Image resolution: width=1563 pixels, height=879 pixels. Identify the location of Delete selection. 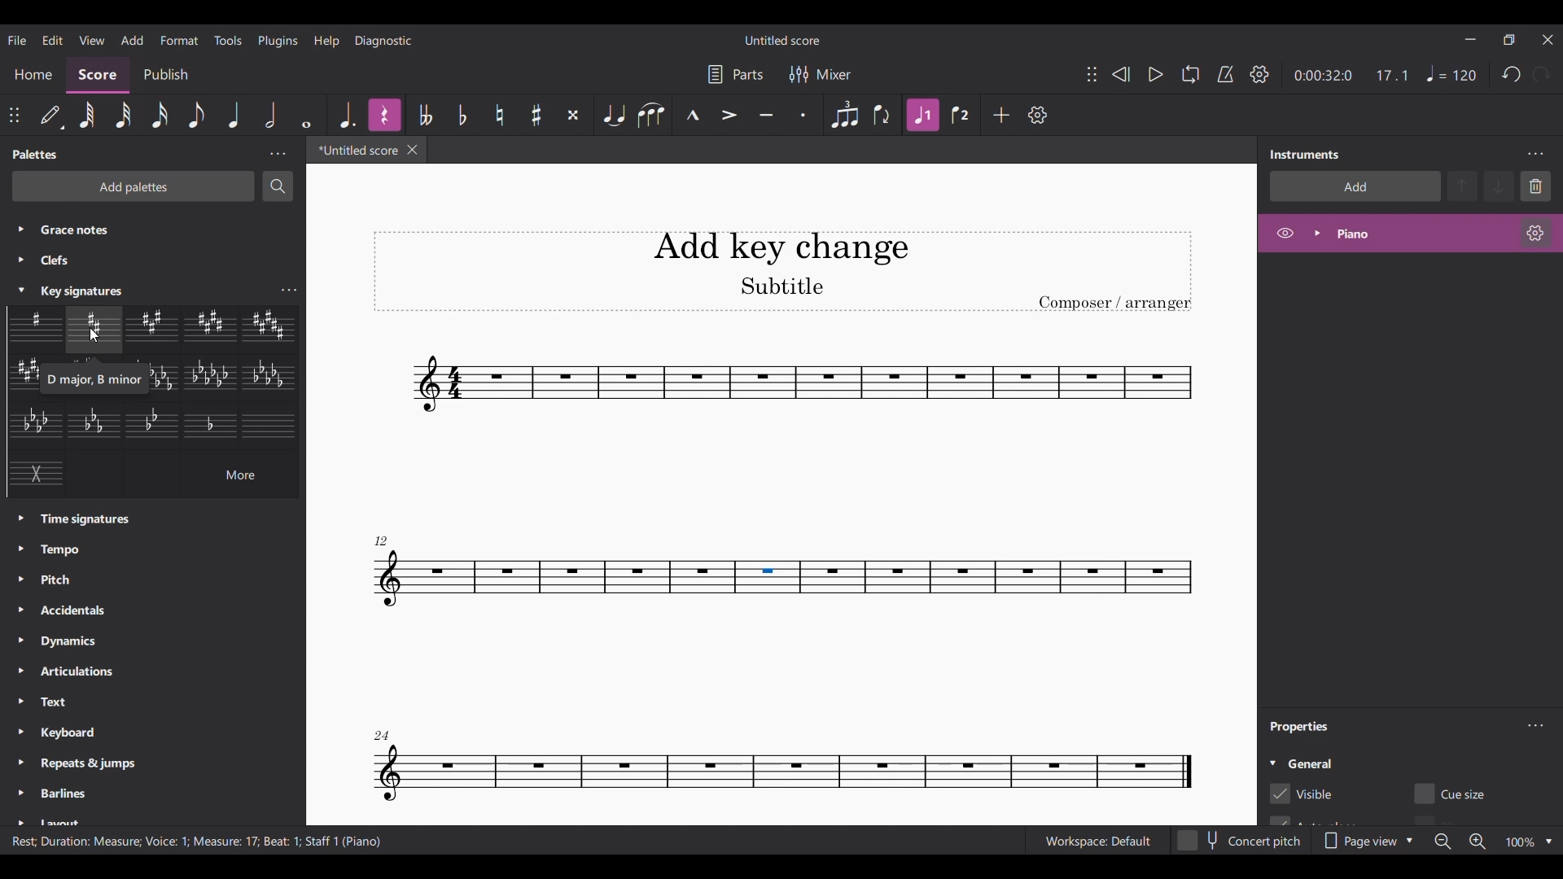
(1535, 186).